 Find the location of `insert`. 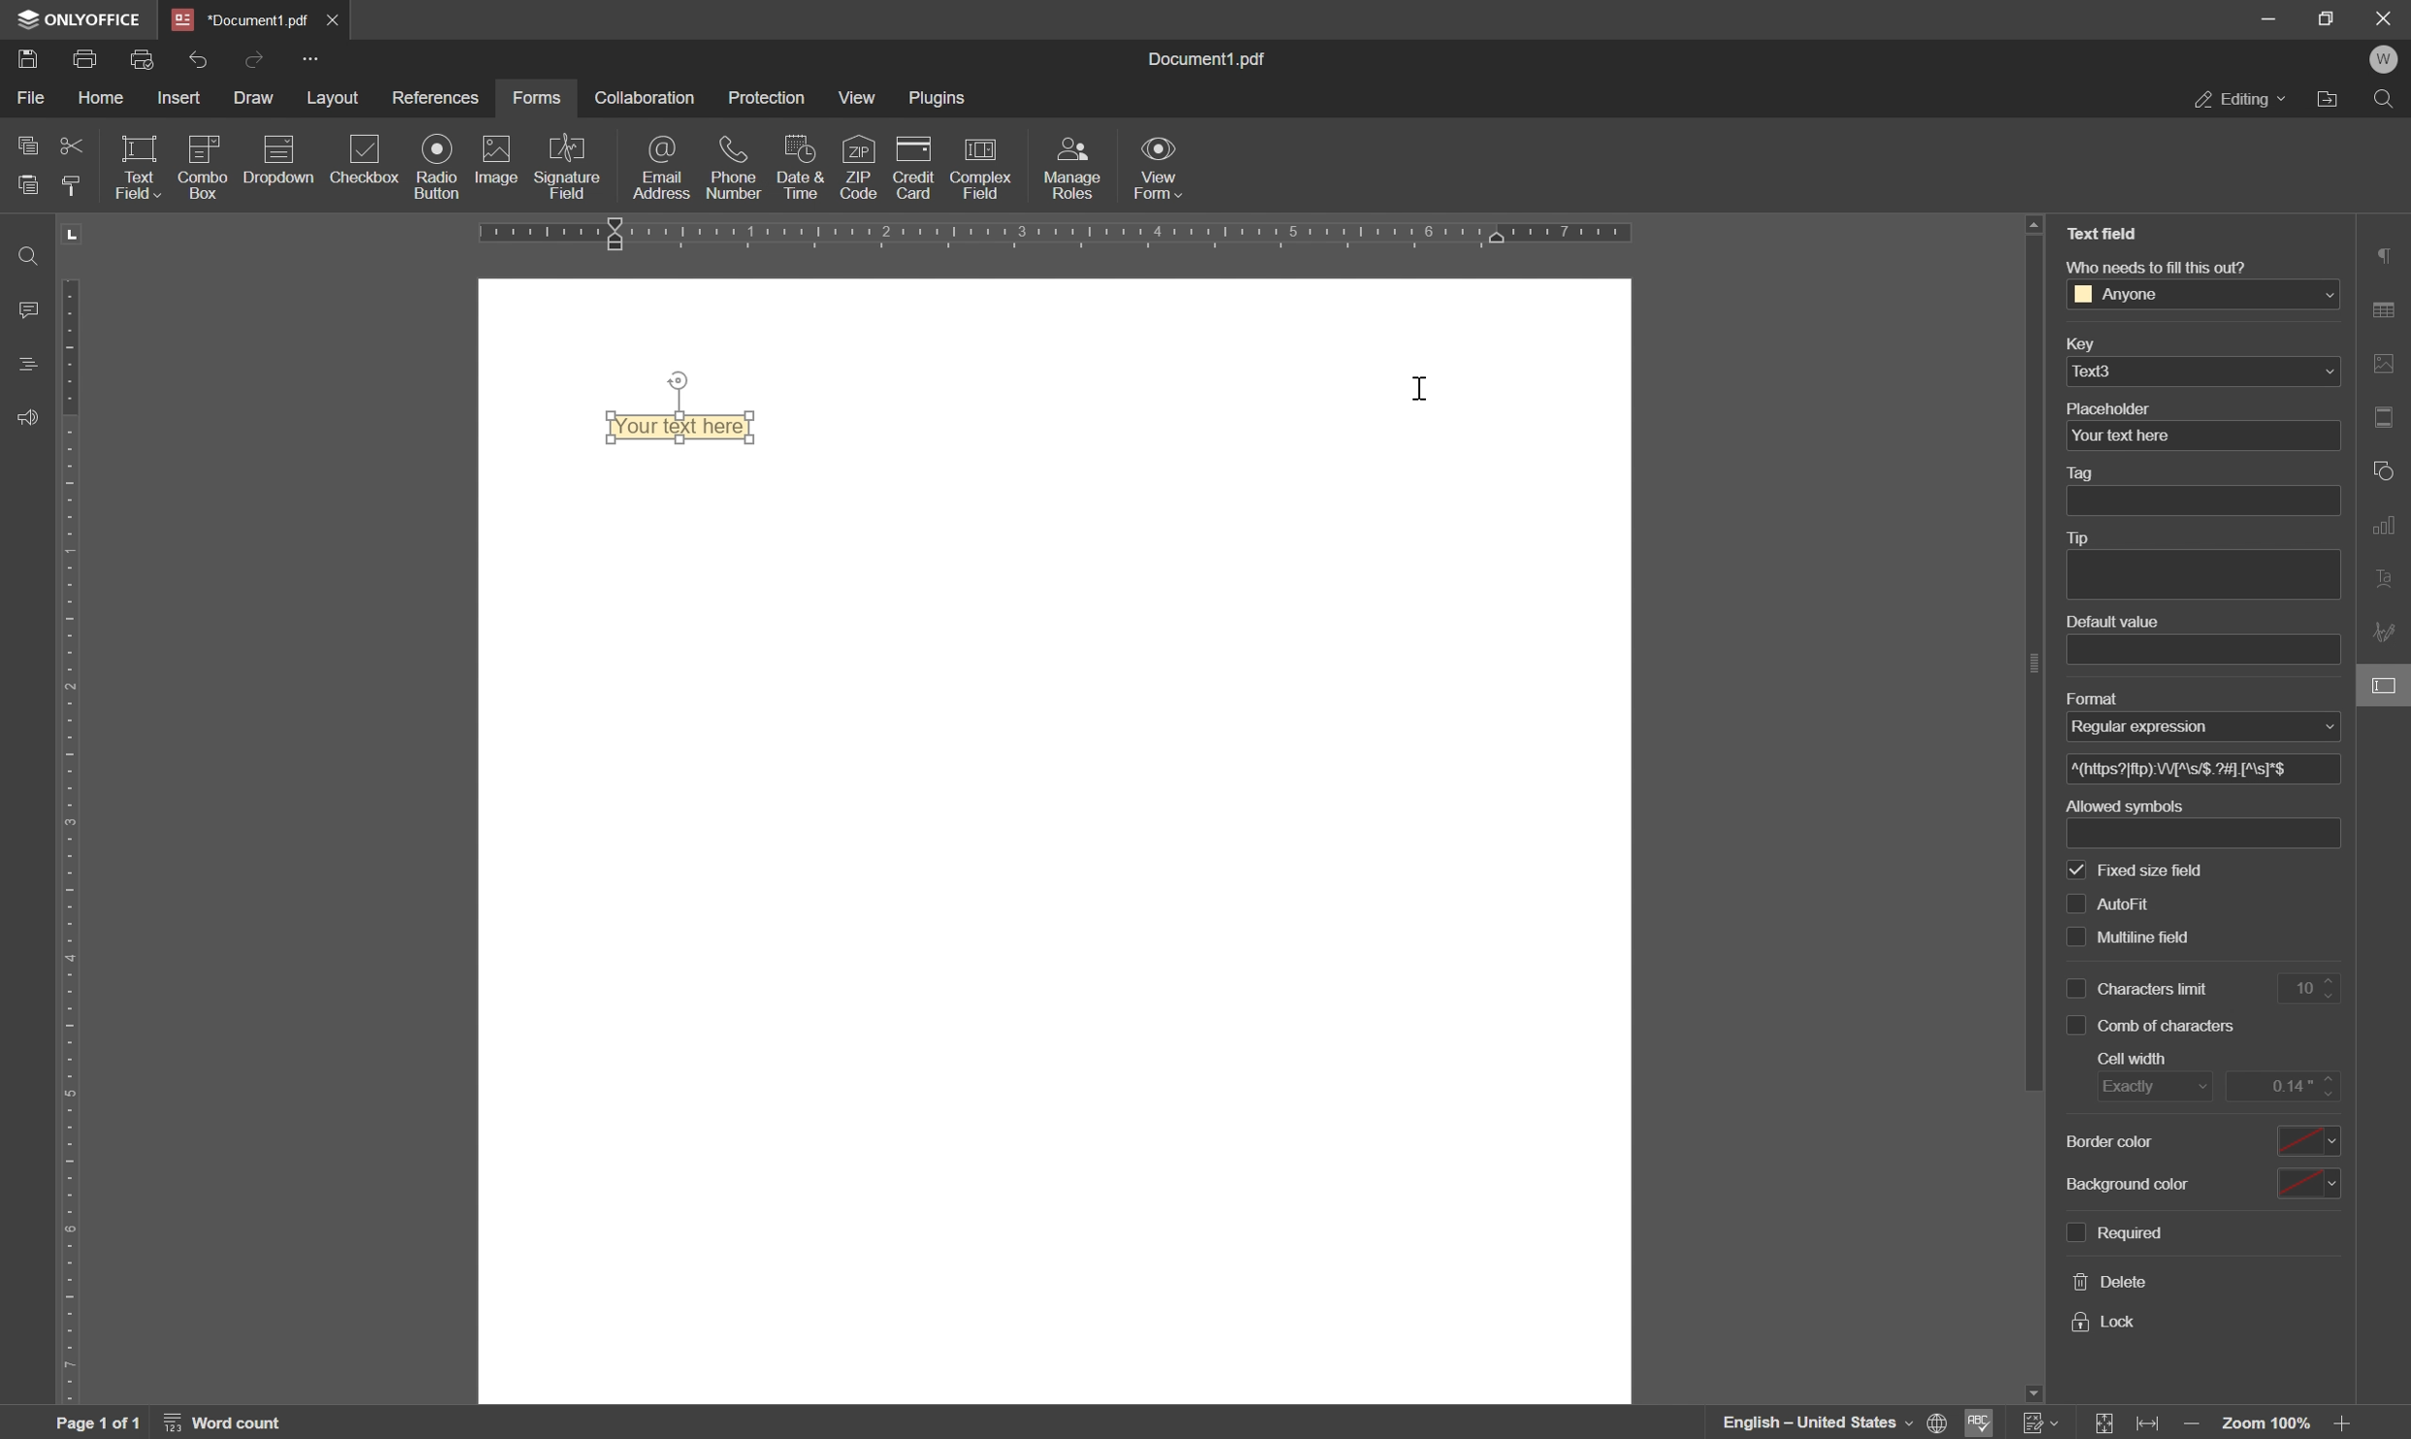

insert is located at coordinates (186, 98).